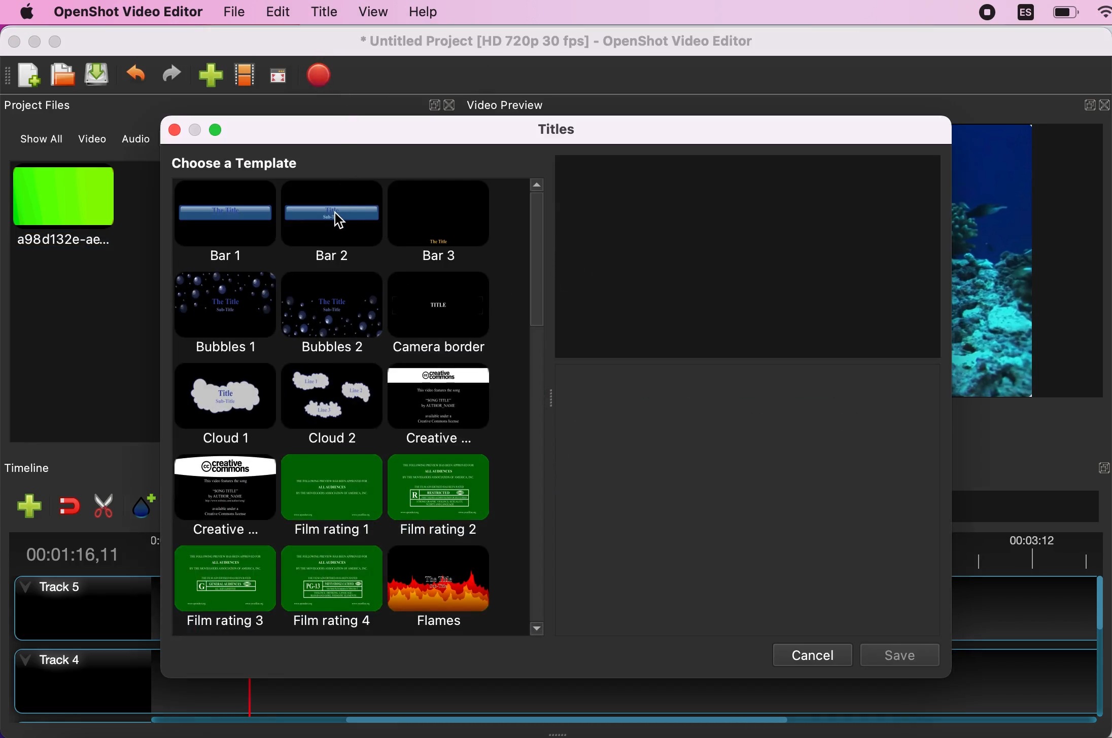  What do you see at coordinates (899, 653) in the screenshot?
I see `save` at bounding box center [899, 653].